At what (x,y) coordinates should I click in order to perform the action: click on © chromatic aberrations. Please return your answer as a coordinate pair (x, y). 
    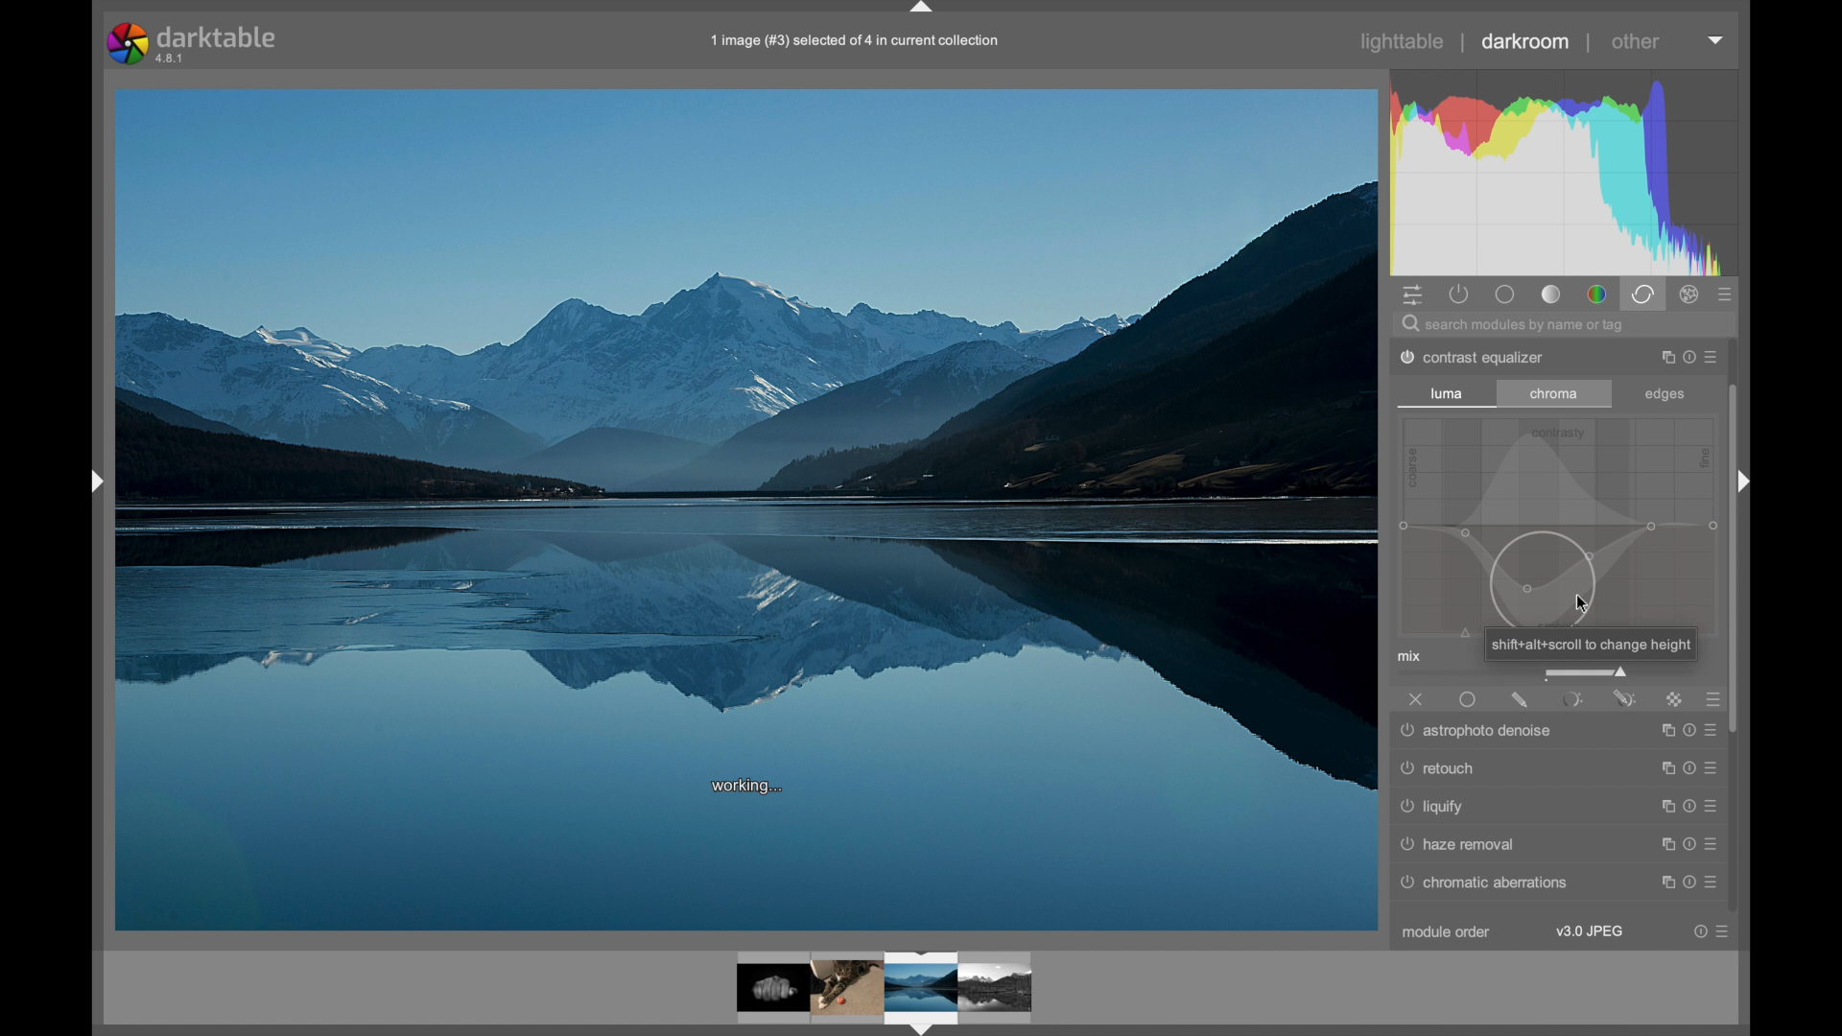
    Looking at the image, I should click on (1500, 883).